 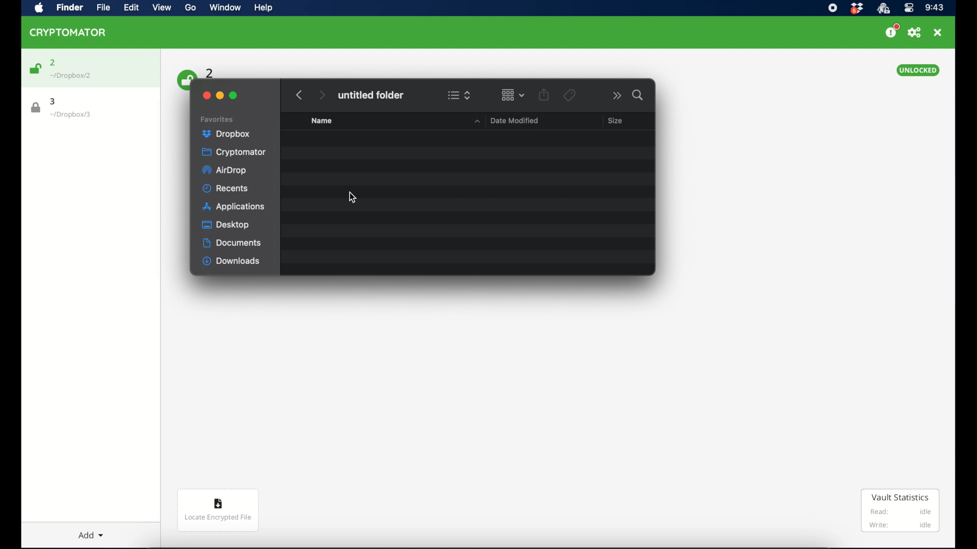 What do you see at coordinates (505, 120) in the screenshot?
I see `date modified` at bounding box center [505, 120].